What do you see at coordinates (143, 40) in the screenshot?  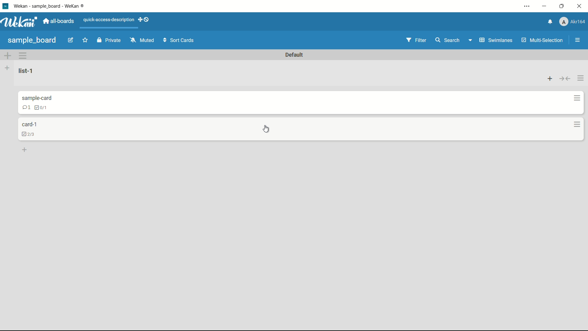 I see `muted` at bounding box center [143, 40].